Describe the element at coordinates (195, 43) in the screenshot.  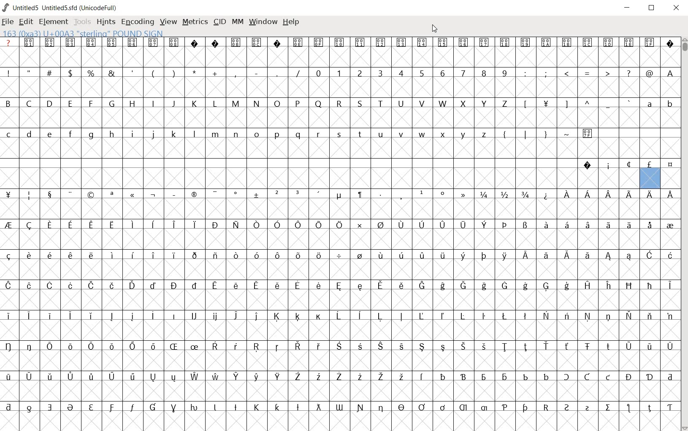
I see `Symbol` at that location.